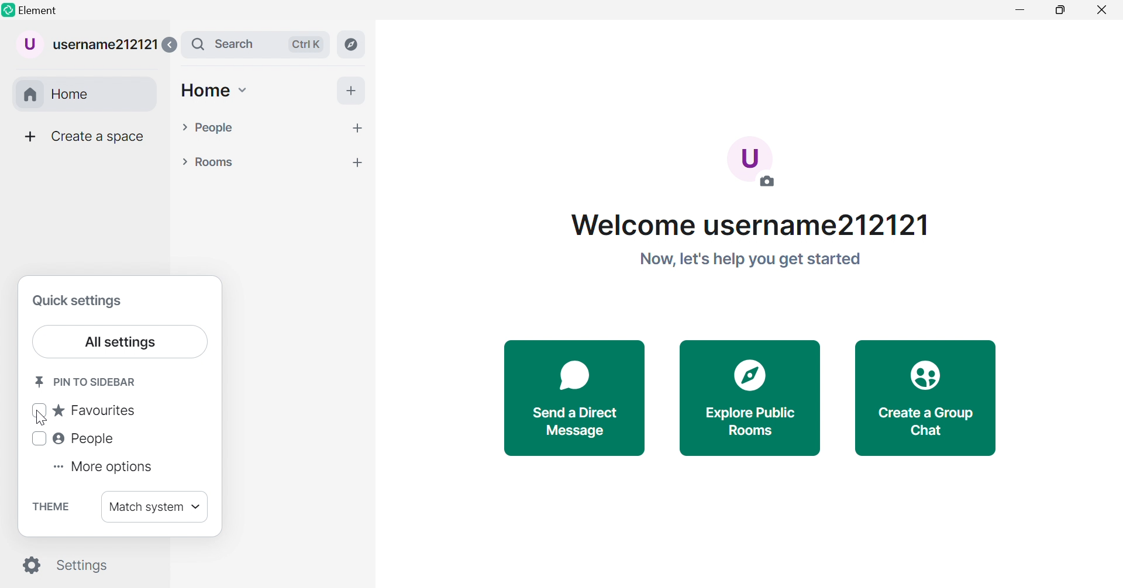 This screenshot has width=1123, height=588. What do you see at coordinates (254, 44) in the screenshot?
I see `Search bar` at bounding box center [254, 44].